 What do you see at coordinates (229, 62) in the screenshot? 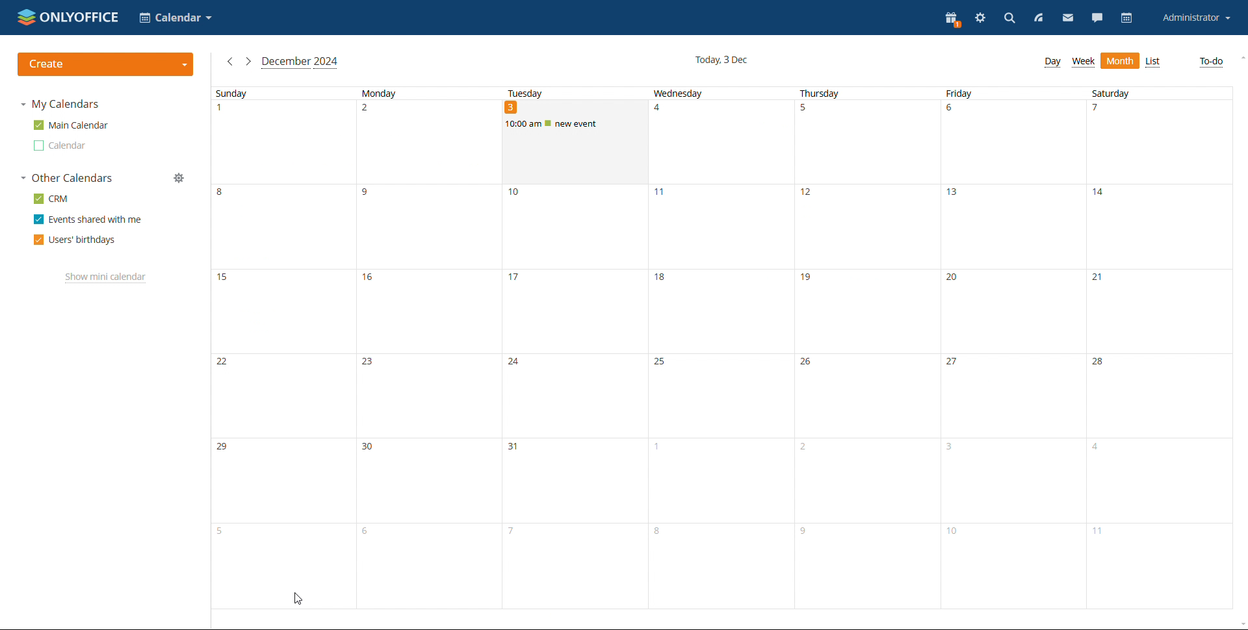
I see `previous month` at bounding box center [229, 62].